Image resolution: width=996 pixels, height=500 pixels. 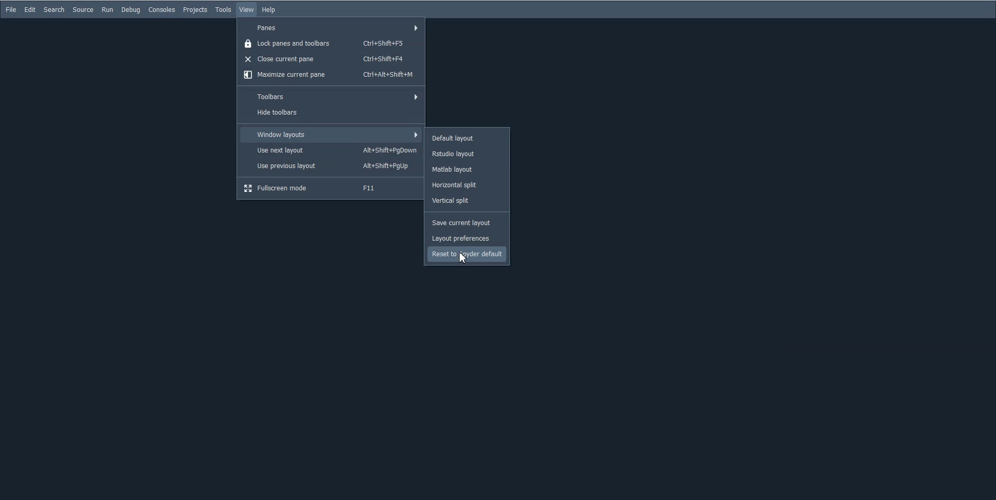 What do you see at coordinates (466, 238) in the screenshot?
I see `Layout preferences` at bounding box center [466, 238].